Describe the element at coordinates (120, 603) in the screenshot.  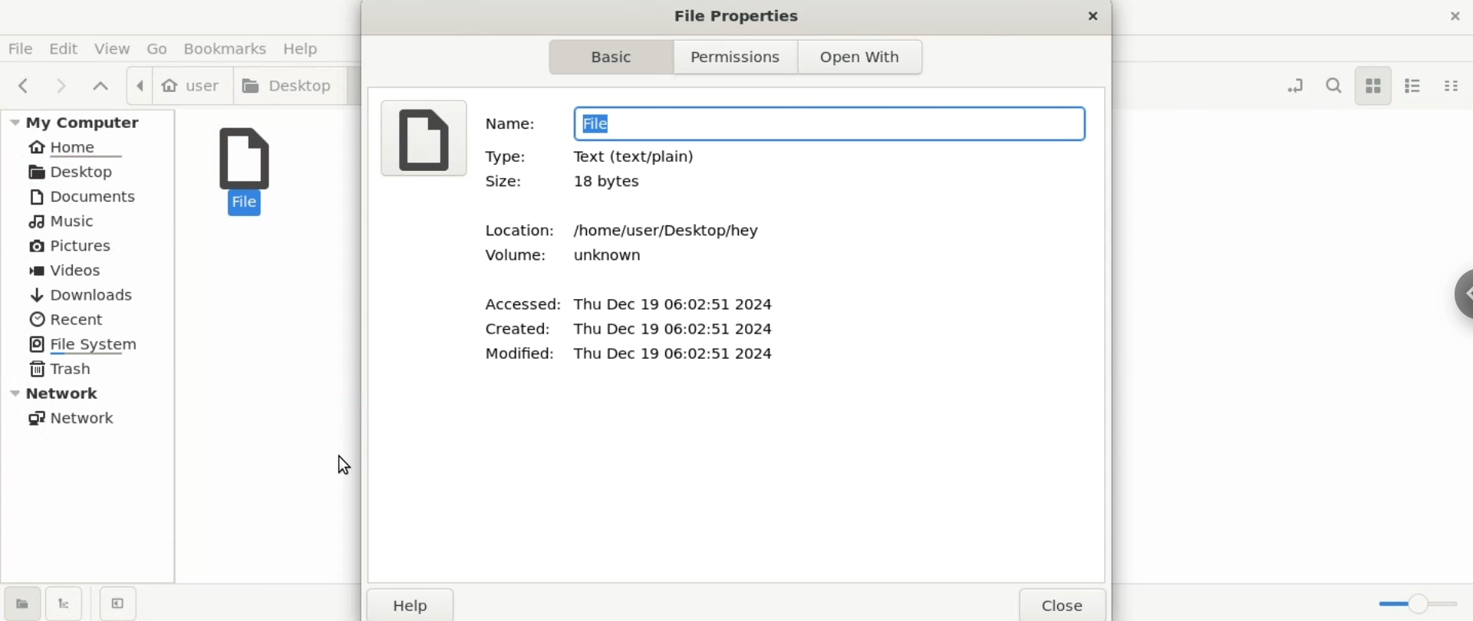
I see `close sidebar` at that location.